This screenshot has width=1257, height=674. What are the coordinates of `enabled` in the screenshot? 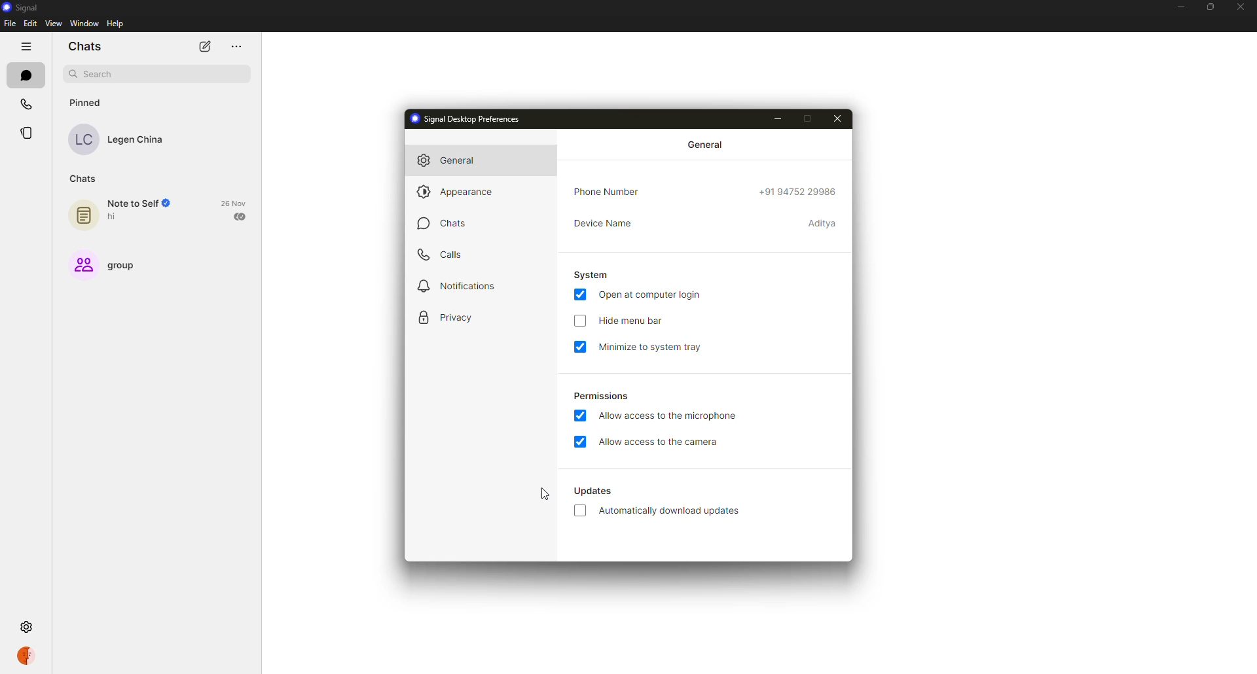 It's located at (580, 346).